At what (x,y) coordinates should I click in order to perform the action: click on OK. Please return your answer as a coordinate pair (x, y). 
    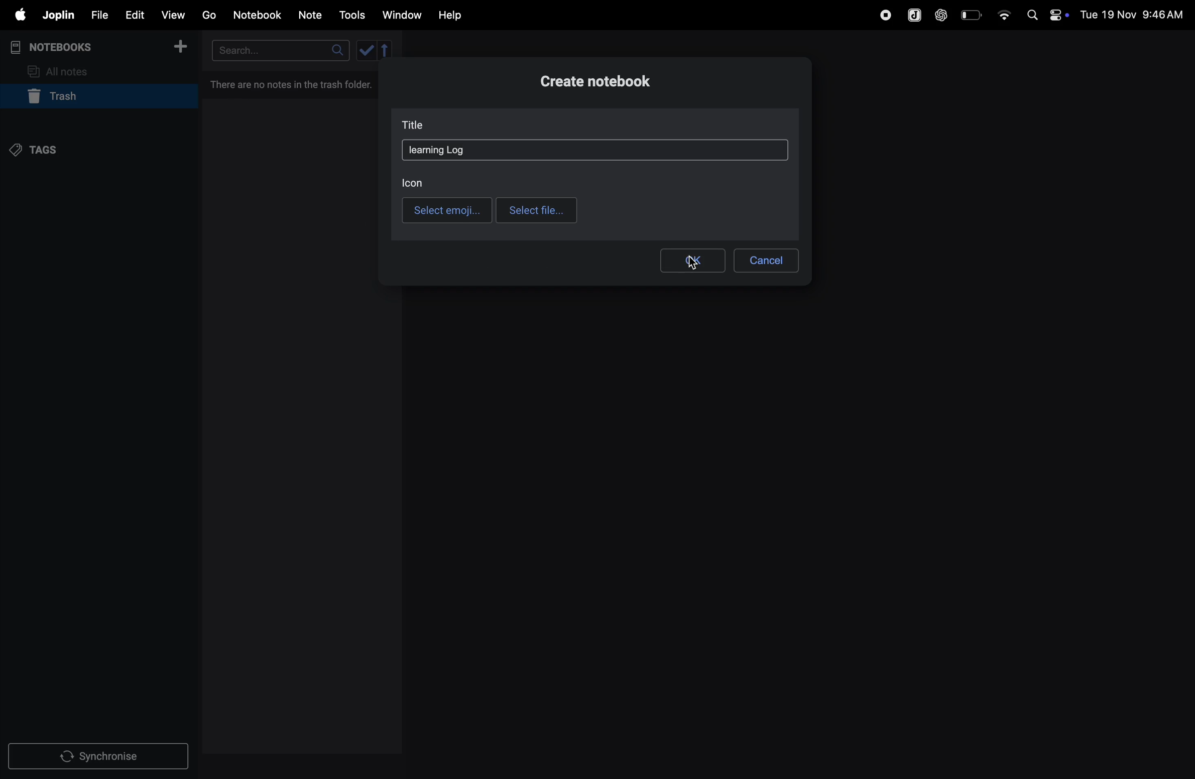
    Looking at the image, I should click on (692, 260).